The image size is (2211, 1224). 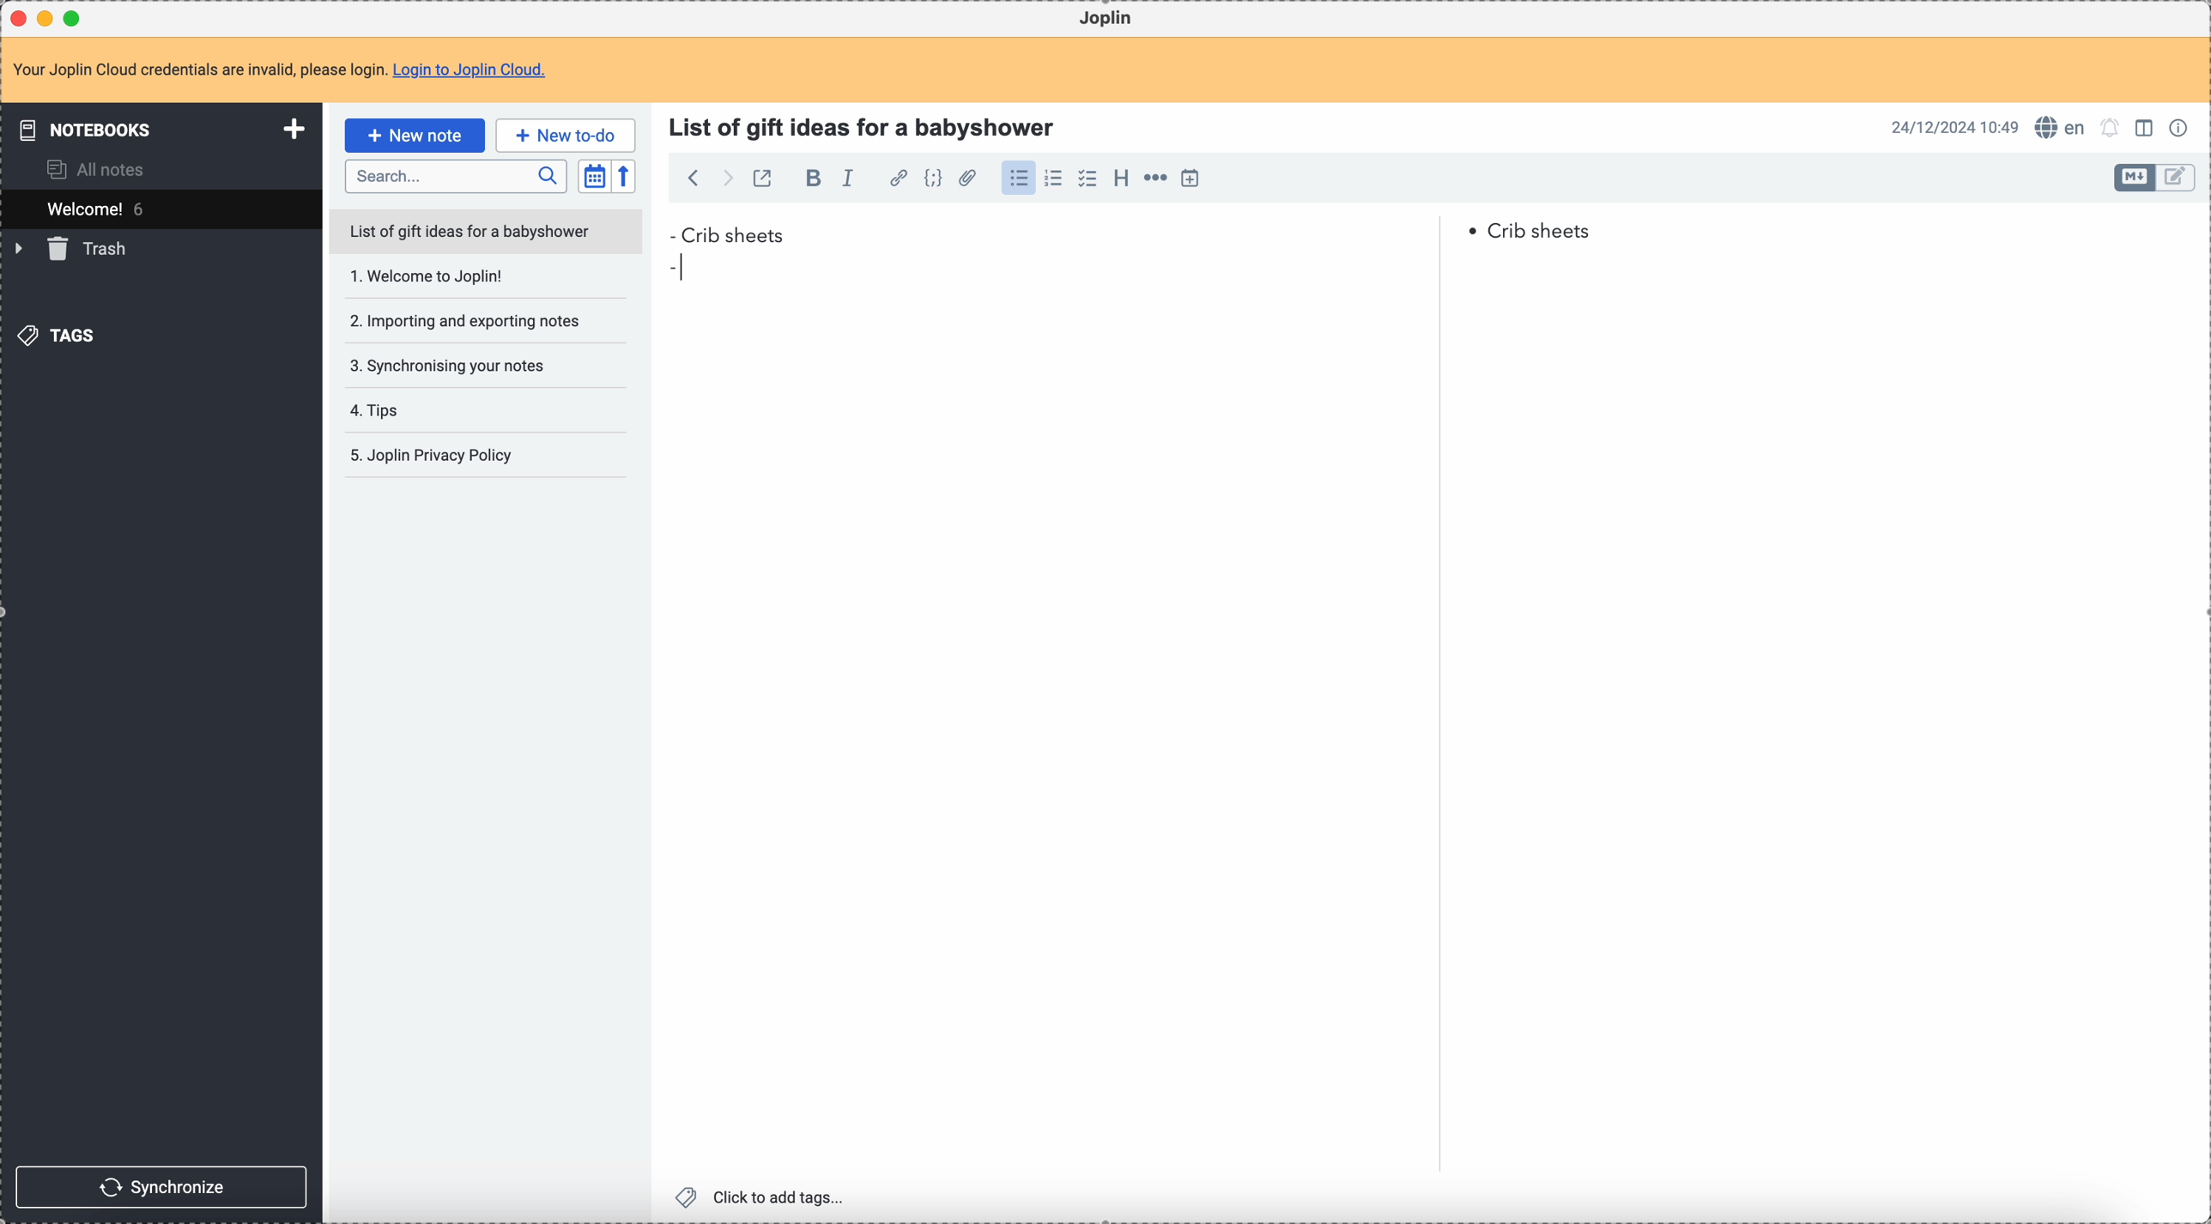 I want to click on bullet point, so click(x=679, y=265).